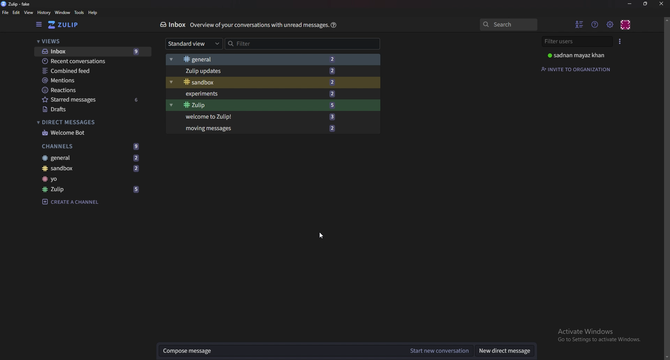 The image size is (670, 360). Describe the element at coordinates (630, 4) in the screenshot. I see `Minimize` at that location.